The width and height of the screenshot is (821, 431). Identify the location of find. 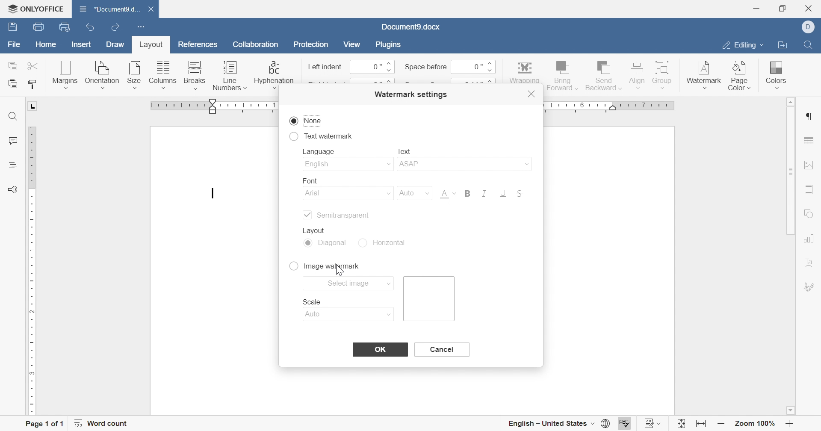
(807, 44).